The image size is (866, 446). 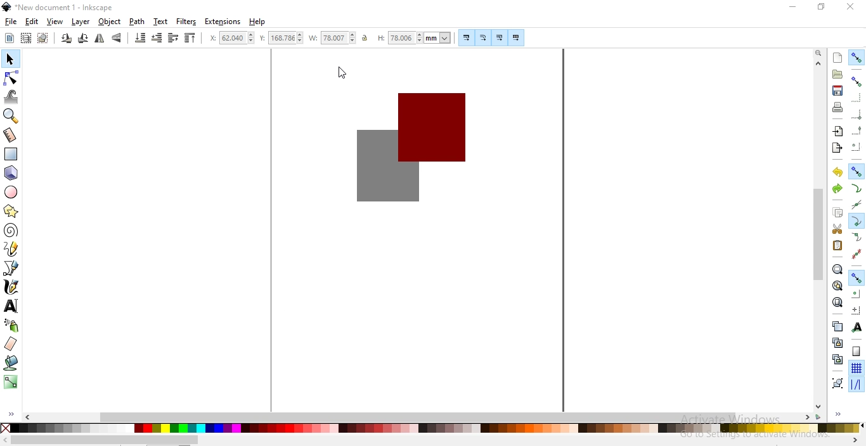 What do you see at coordinates (857, 310) in the screenshot?
I see `snap an items rotation` at bounding box center [857, 310].